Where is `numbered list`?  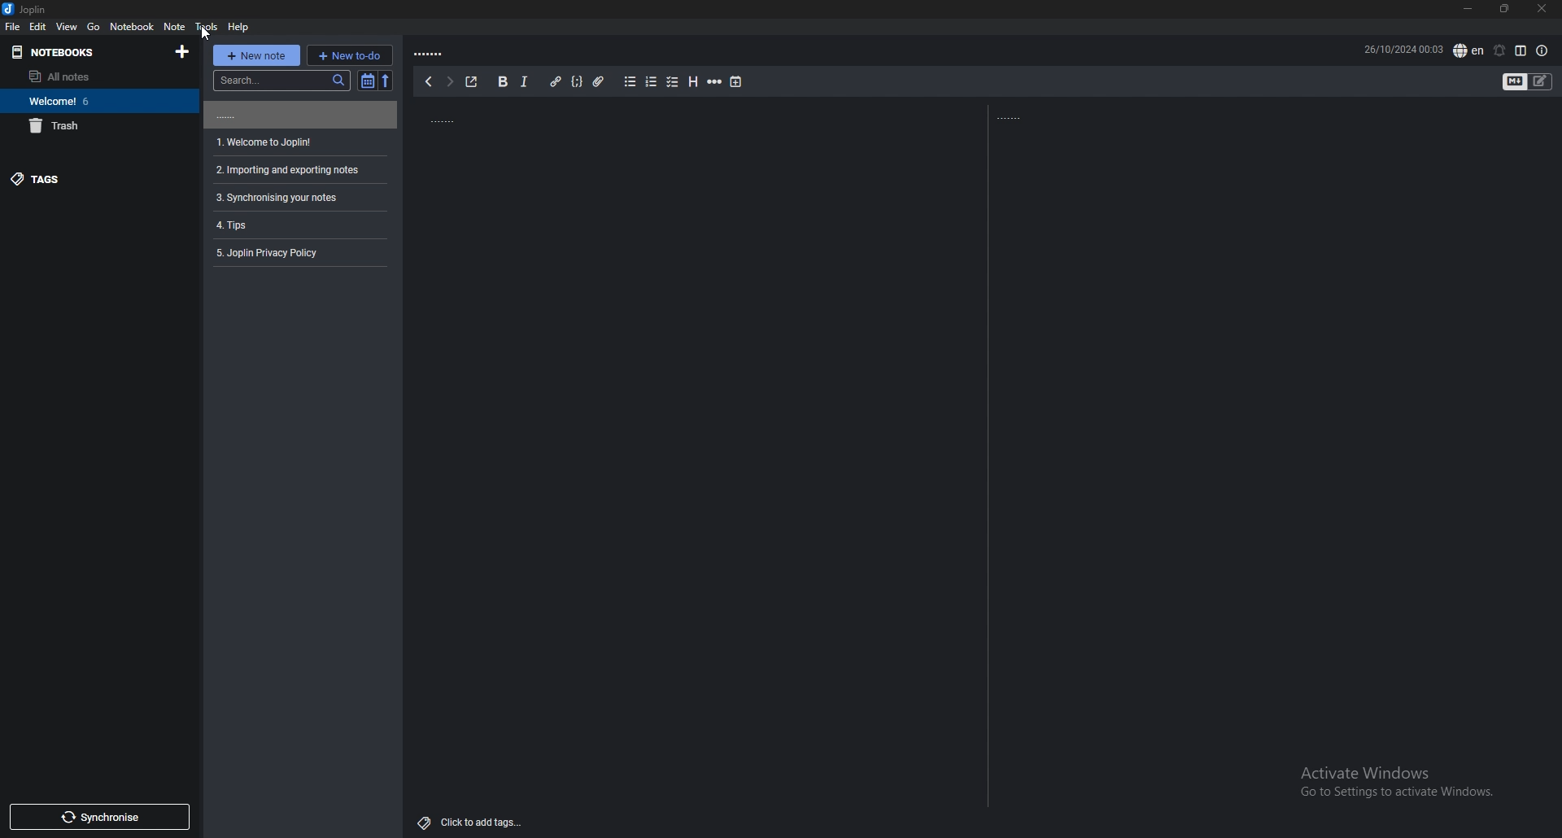
numbered list is located at coordinates (652, 81).